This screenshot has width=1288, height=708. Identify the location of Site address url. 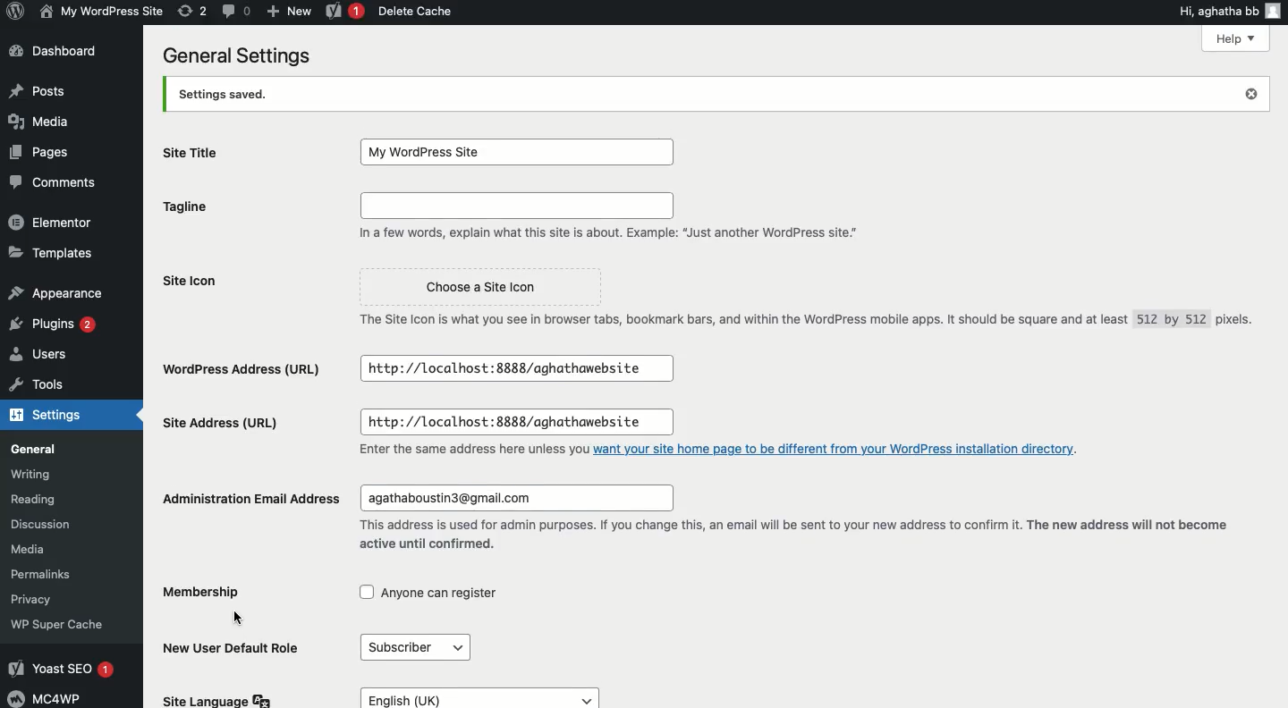
(225, 421).